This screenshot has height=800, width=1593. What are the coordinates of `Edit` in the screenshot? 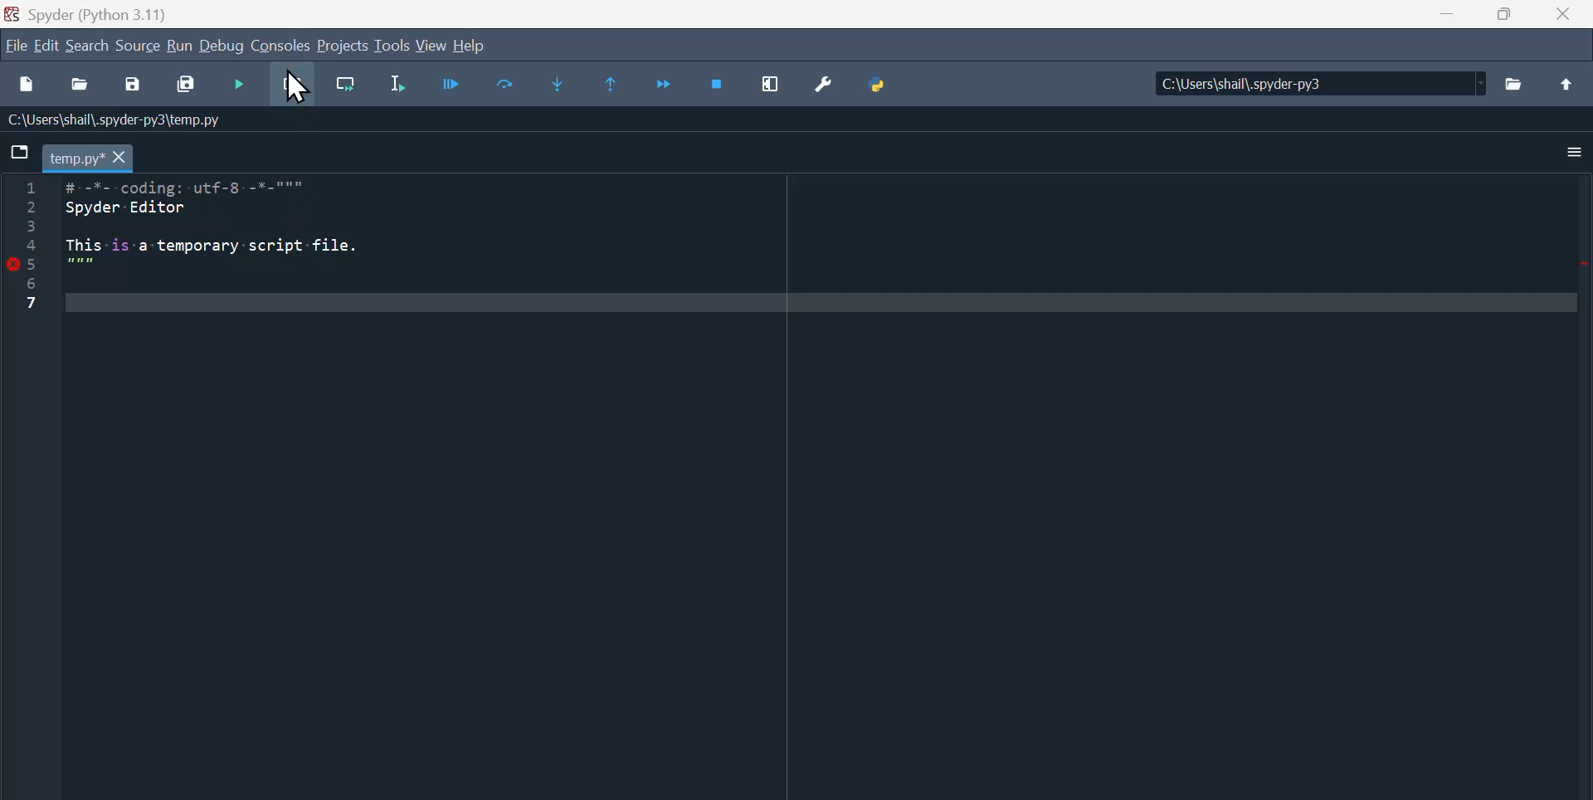 It's located at (48, 45).